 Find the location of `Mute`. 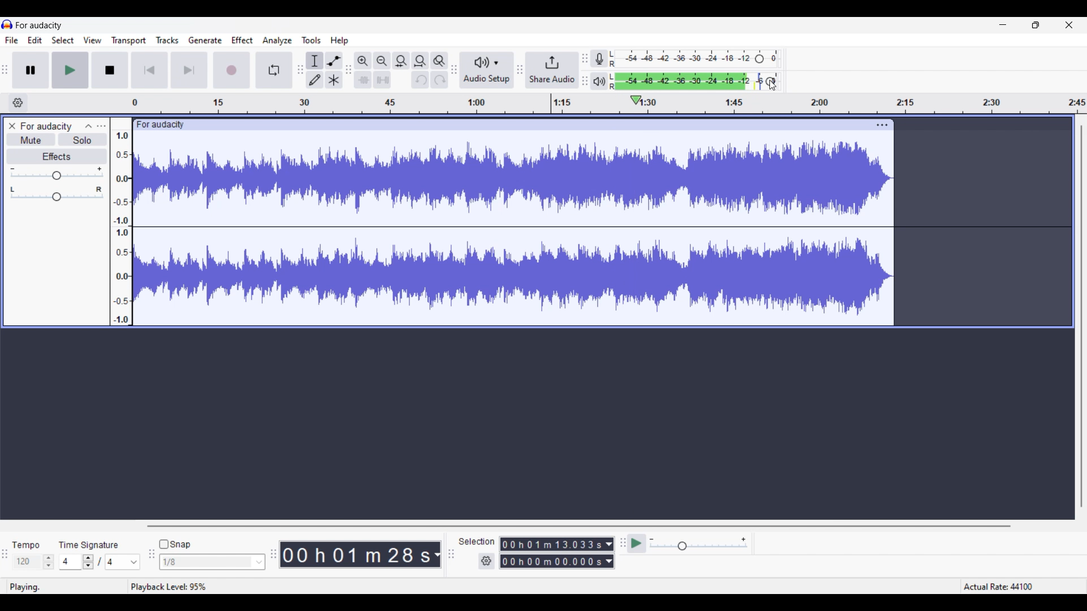

Mute is located at coordinates (32, 139).